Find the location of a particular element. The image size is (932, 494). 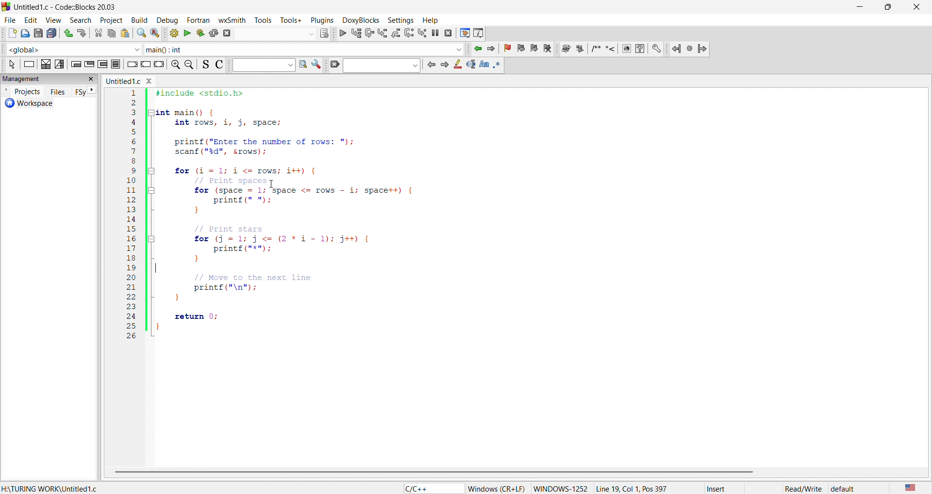

counting loop is located at coordinates (103, 64).